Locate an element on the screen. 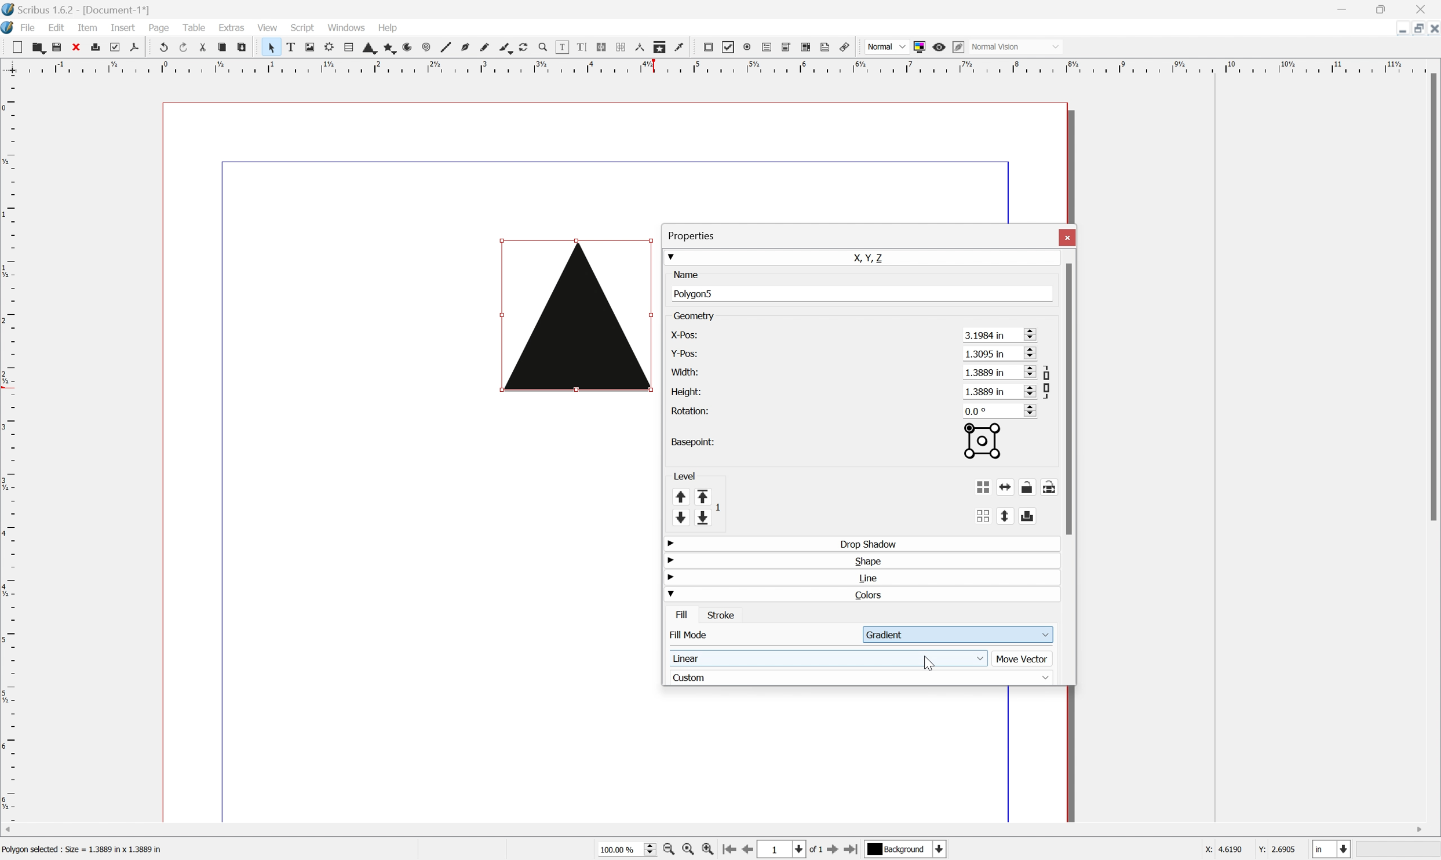 The width and height of the screenshot is (1441, 860). Windows is located at coordinates (346, 26).